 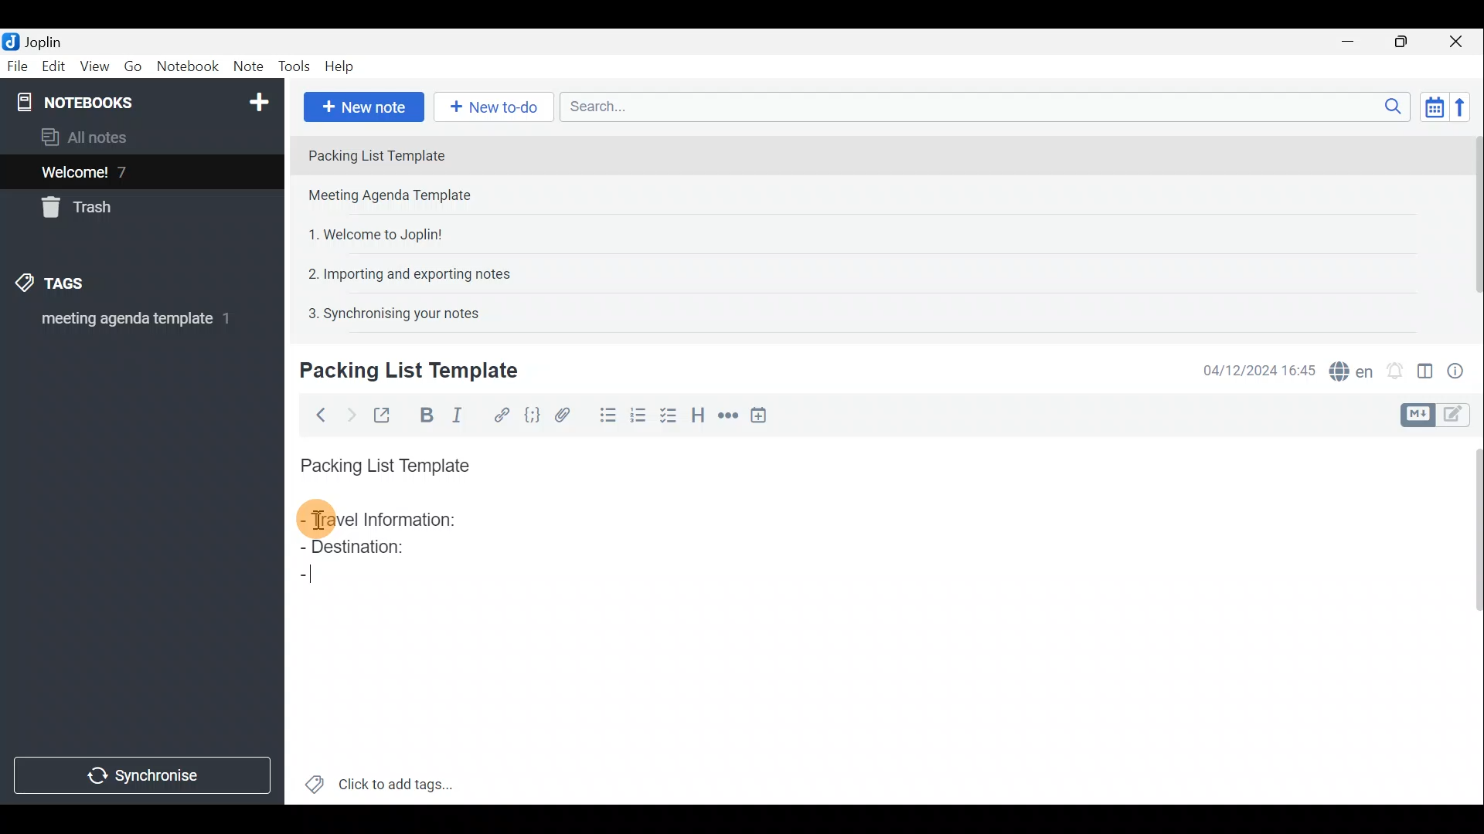 I want to click on Click to add tags, so click(x=380, y=780).